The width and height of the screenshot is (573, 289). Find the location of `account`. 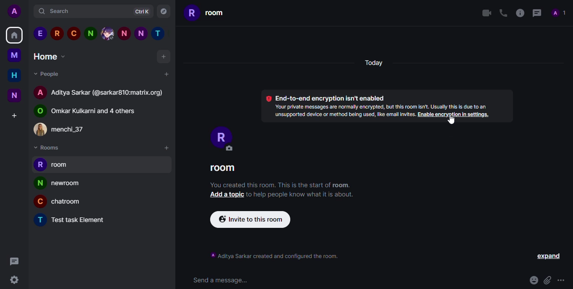

account is located at coordinates (14, 11).